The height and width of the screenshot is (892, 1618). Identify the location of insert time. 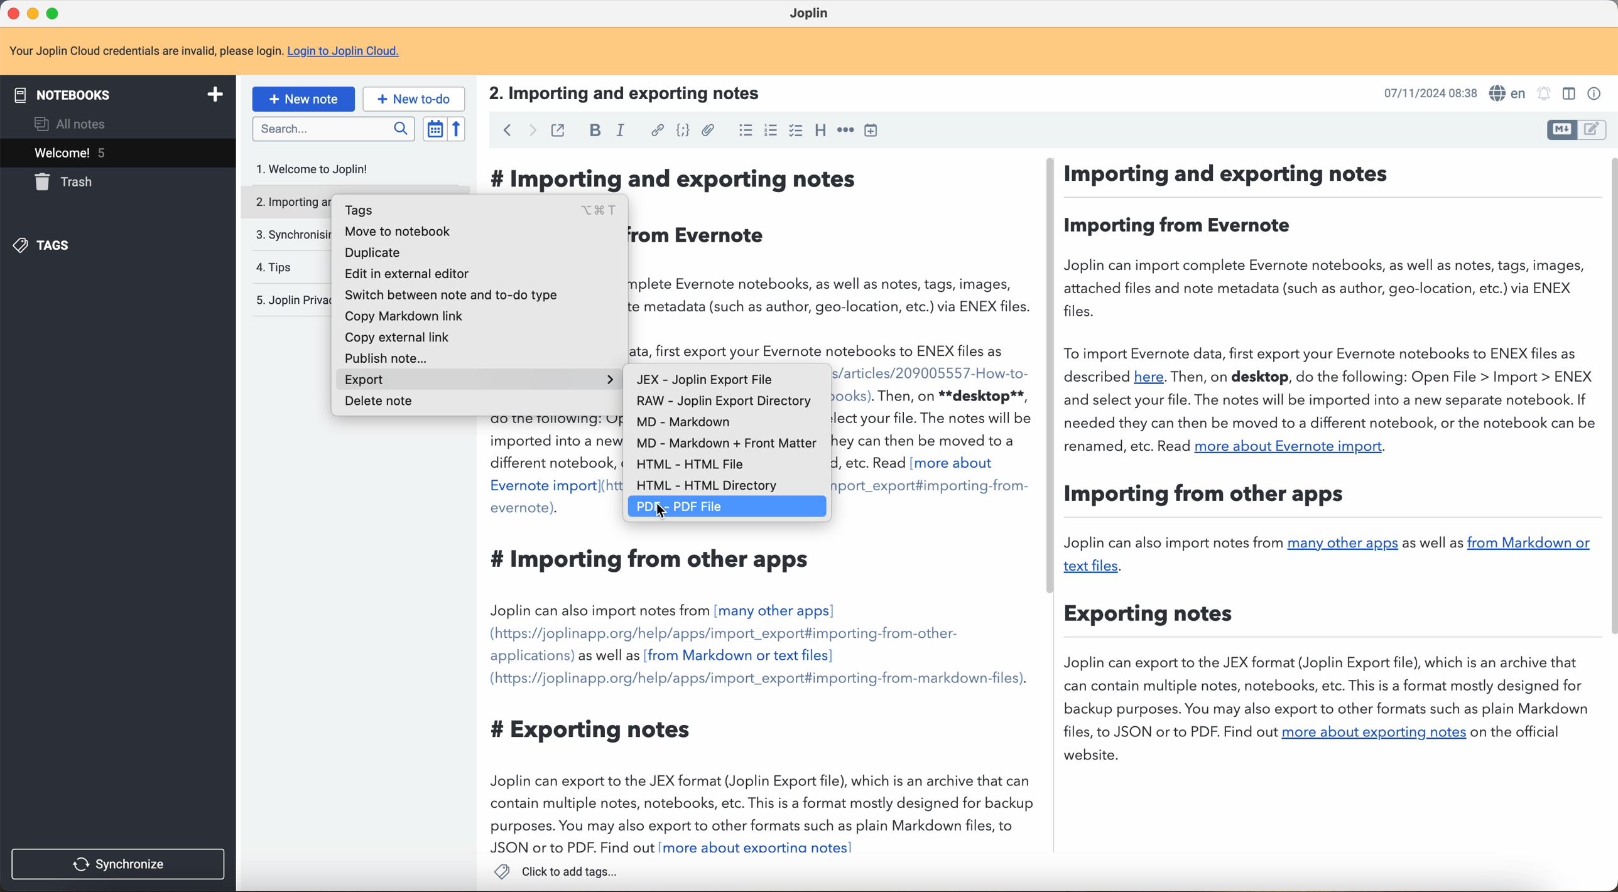
(874, 132).